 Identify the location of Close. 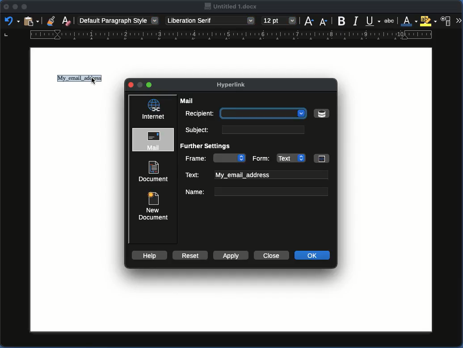
(270, 255).